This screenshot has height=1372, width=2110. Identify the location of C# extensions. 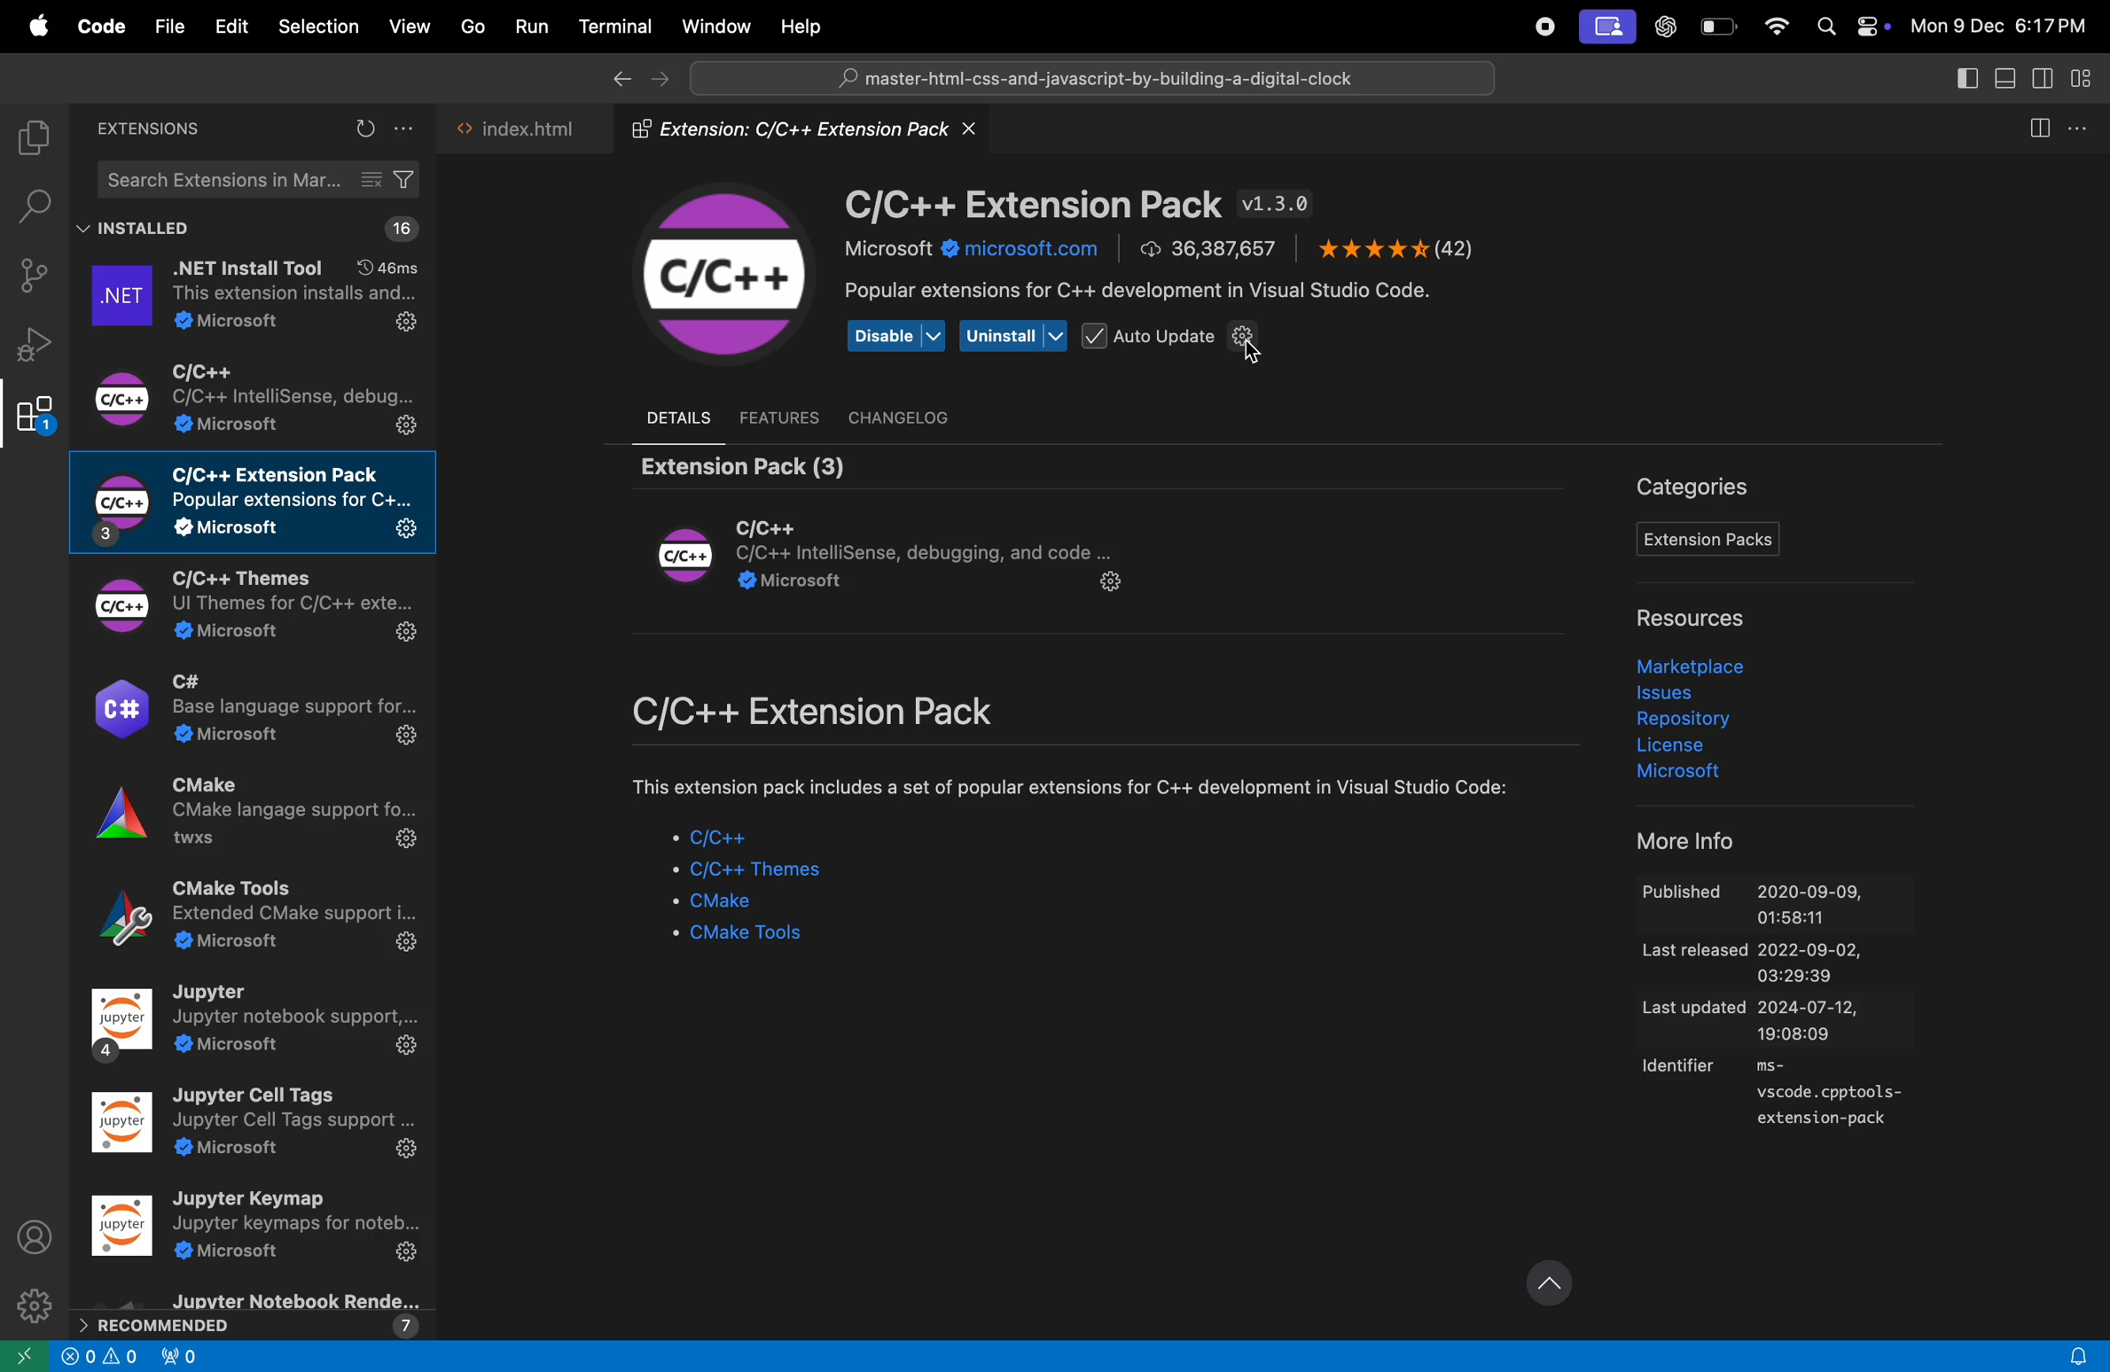
(253, 711).